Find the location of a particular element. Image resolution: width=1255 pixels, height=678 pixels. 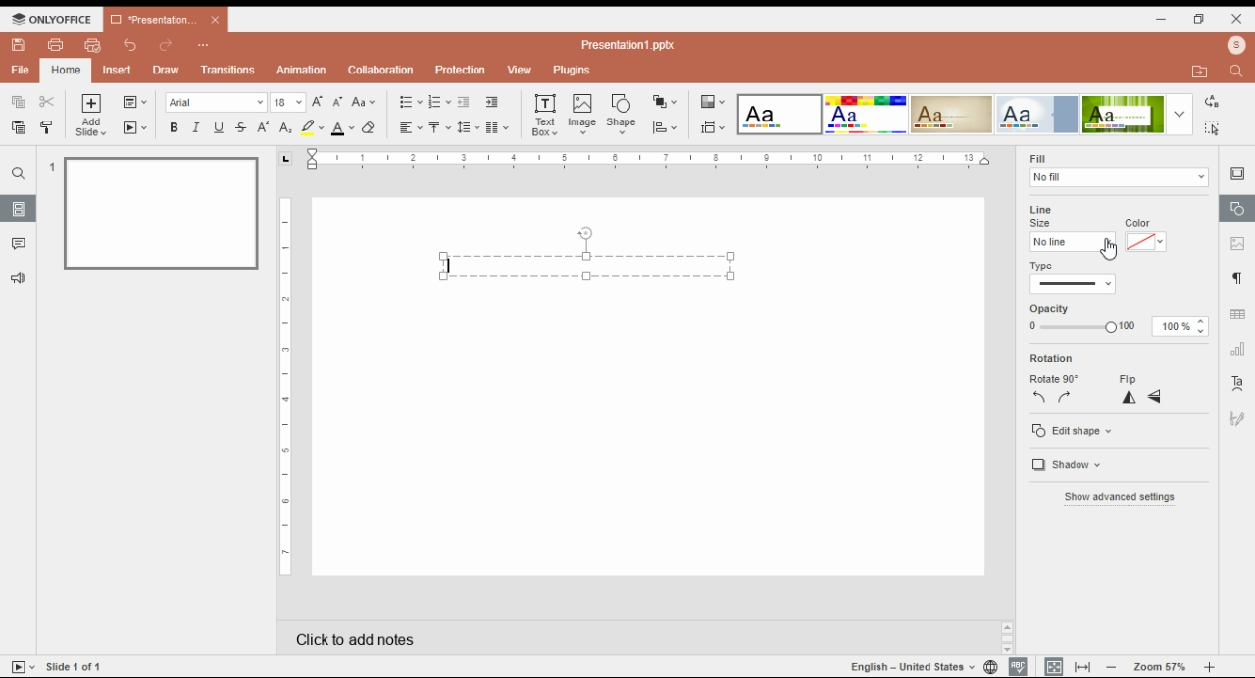

100% is located at coordinates (1173, 326).